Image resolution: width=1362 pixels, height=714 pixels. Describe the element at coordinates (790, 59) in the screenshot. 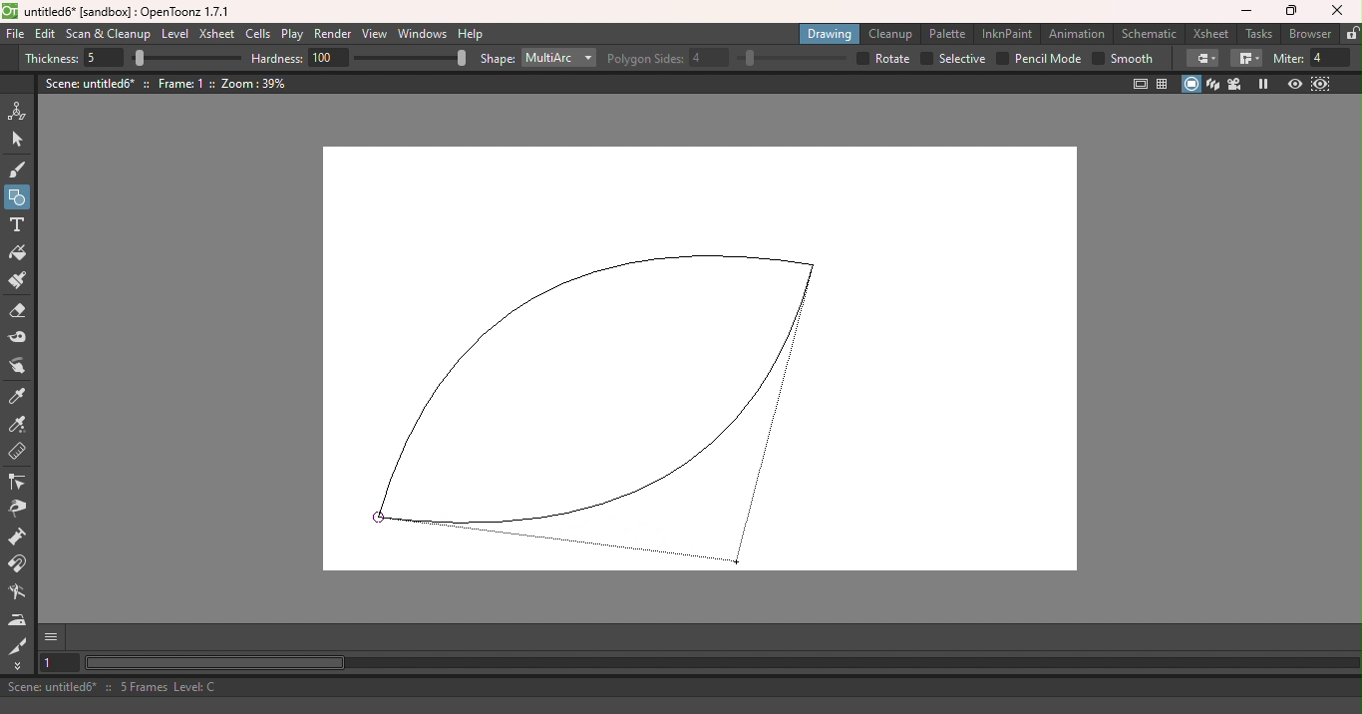

I see `Polygon sides bar` at that location.